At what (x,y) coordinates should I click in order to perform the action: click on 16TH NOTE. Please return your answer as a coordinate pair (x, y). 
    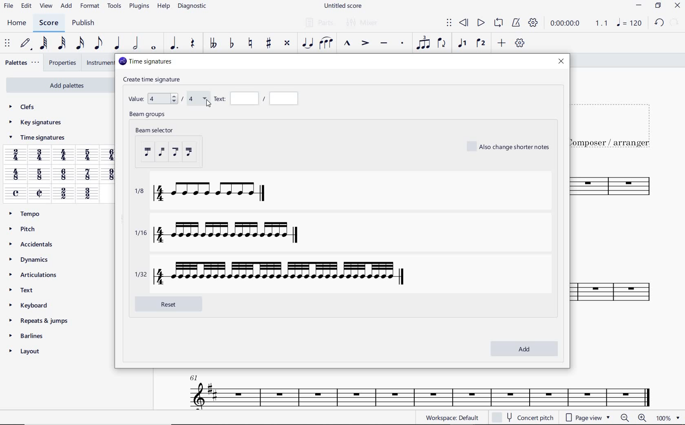
    Looking at the image, I should click on (79, 44).